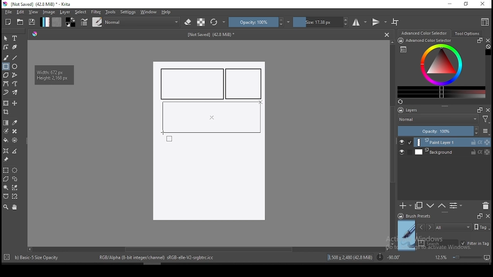 Image resolution: width=493 pixels, height=277 pixels. What do you see at coordinates (38, 4) in the screenshot?
I see `icon and file name` at bounding box center [38, 4].